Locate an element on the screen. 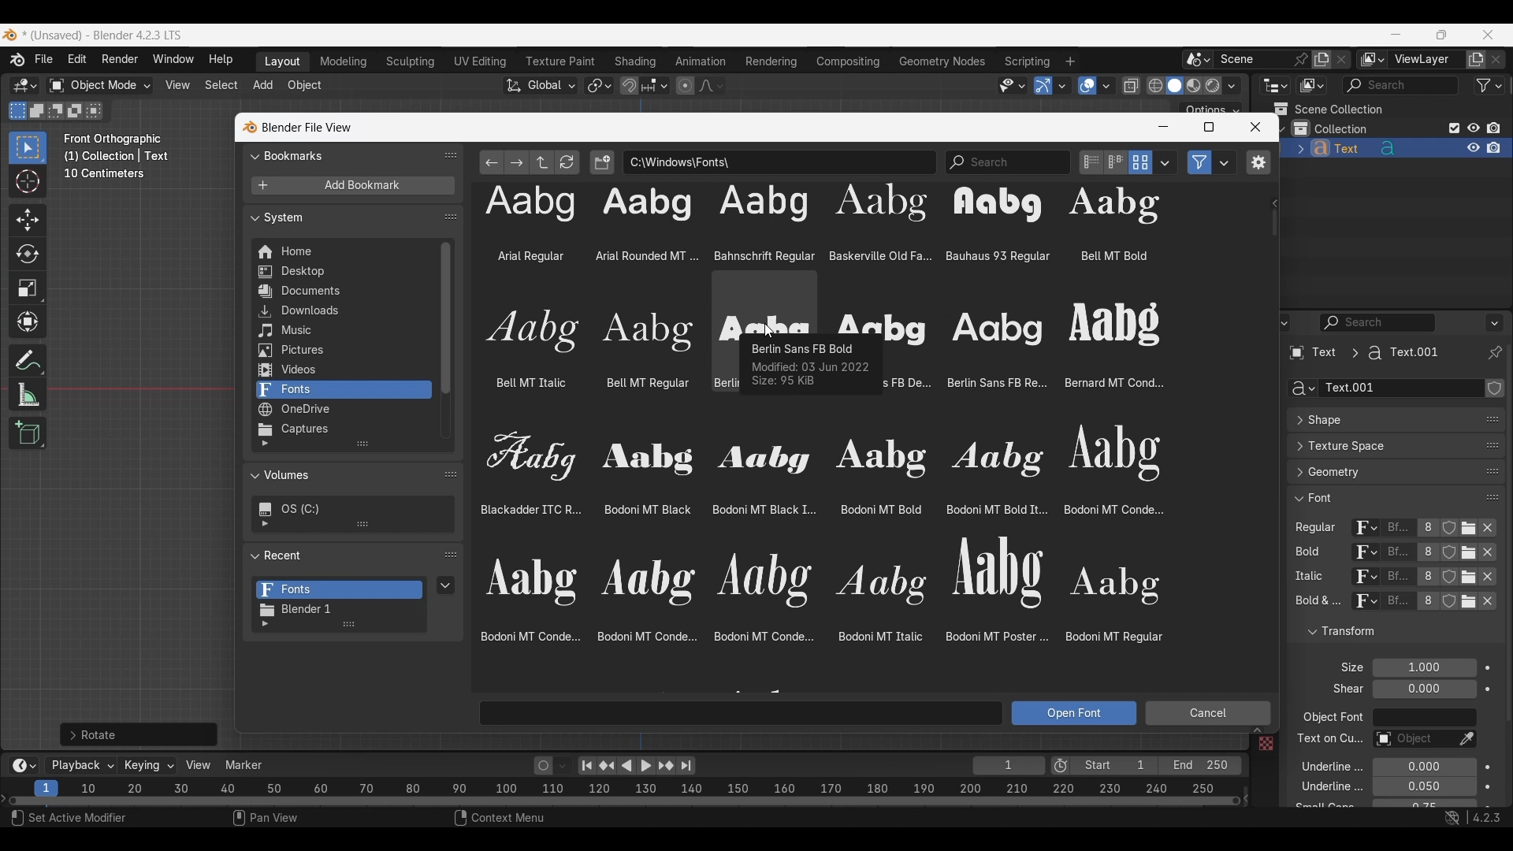 Image resolution: width=1513 pixels, height=851 pixels. cursor is located at coordinates (768, 332).